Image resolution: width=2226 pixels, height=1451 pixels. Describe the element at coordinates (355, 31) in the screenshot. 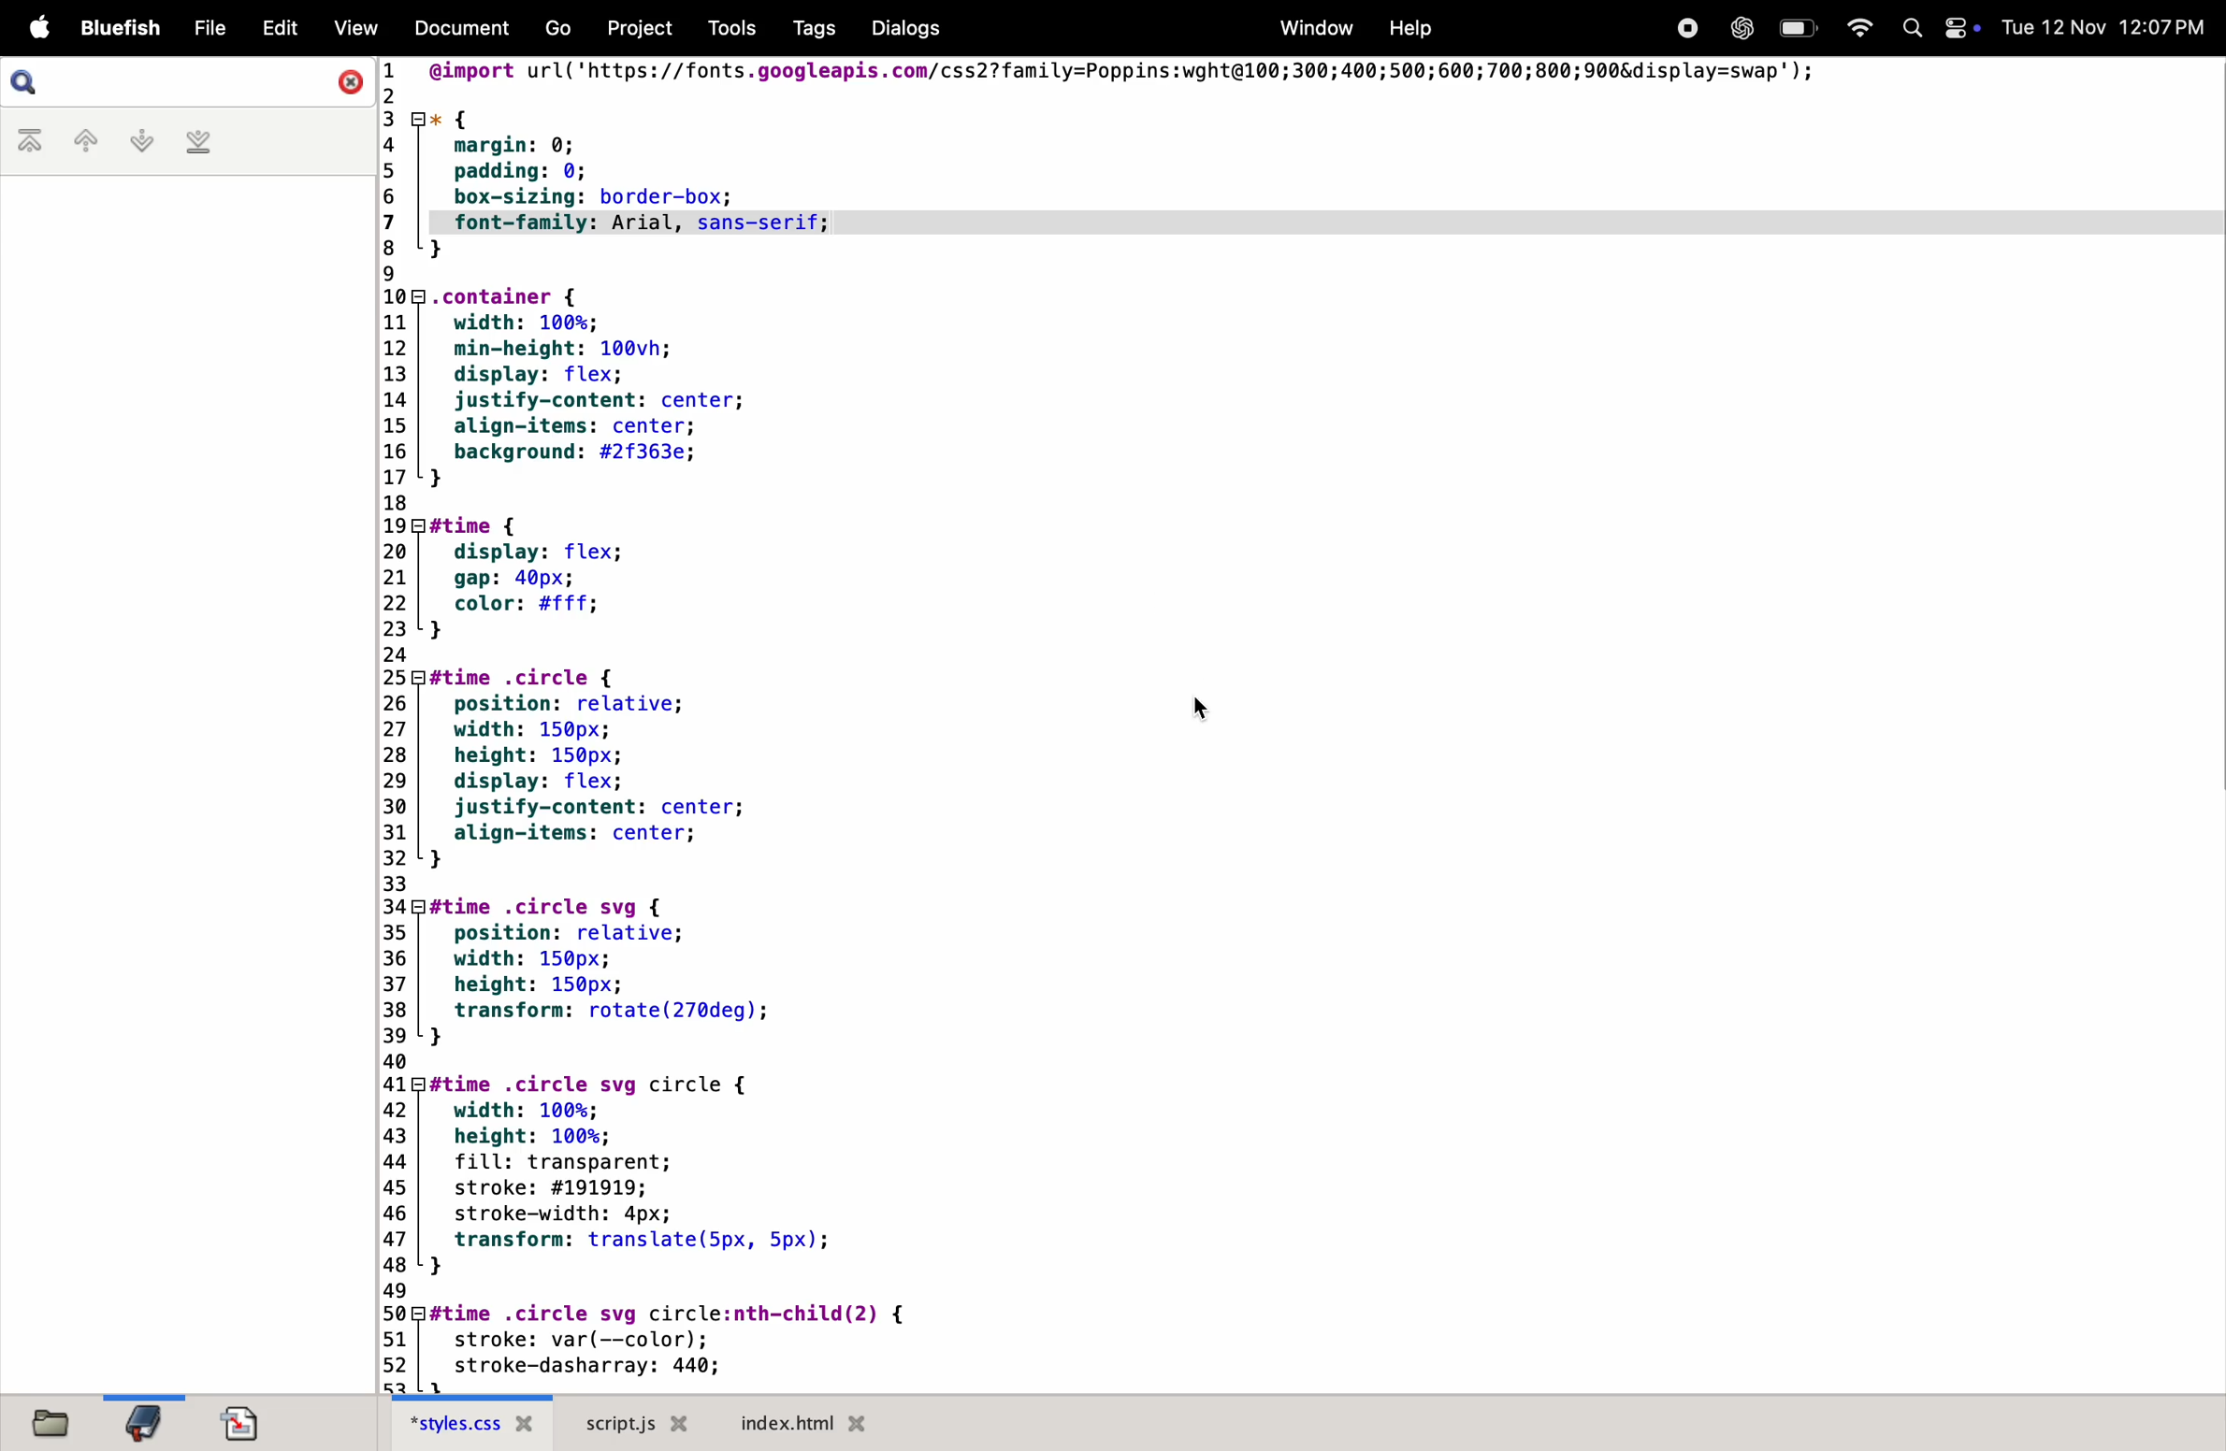

I see `view` at that location.